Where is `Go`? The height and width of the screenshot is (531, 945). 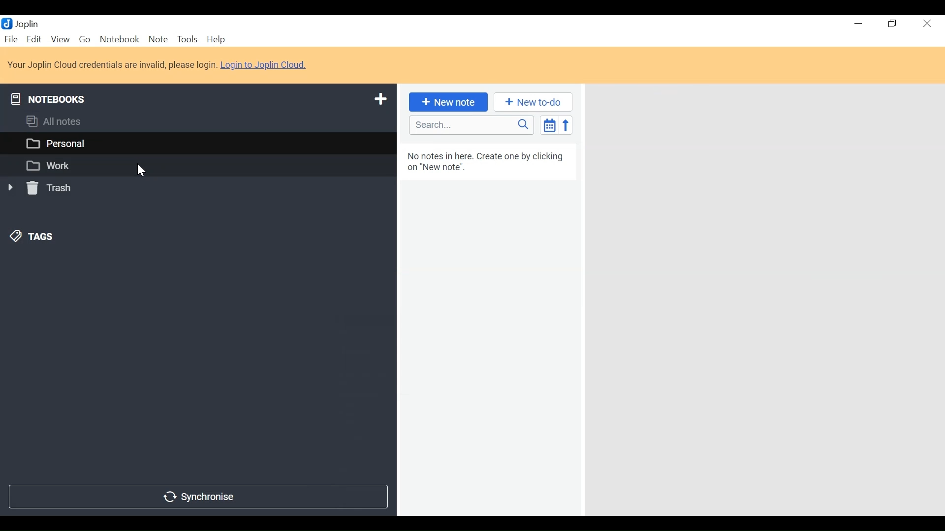 Go is located at coordinates (84, 40).